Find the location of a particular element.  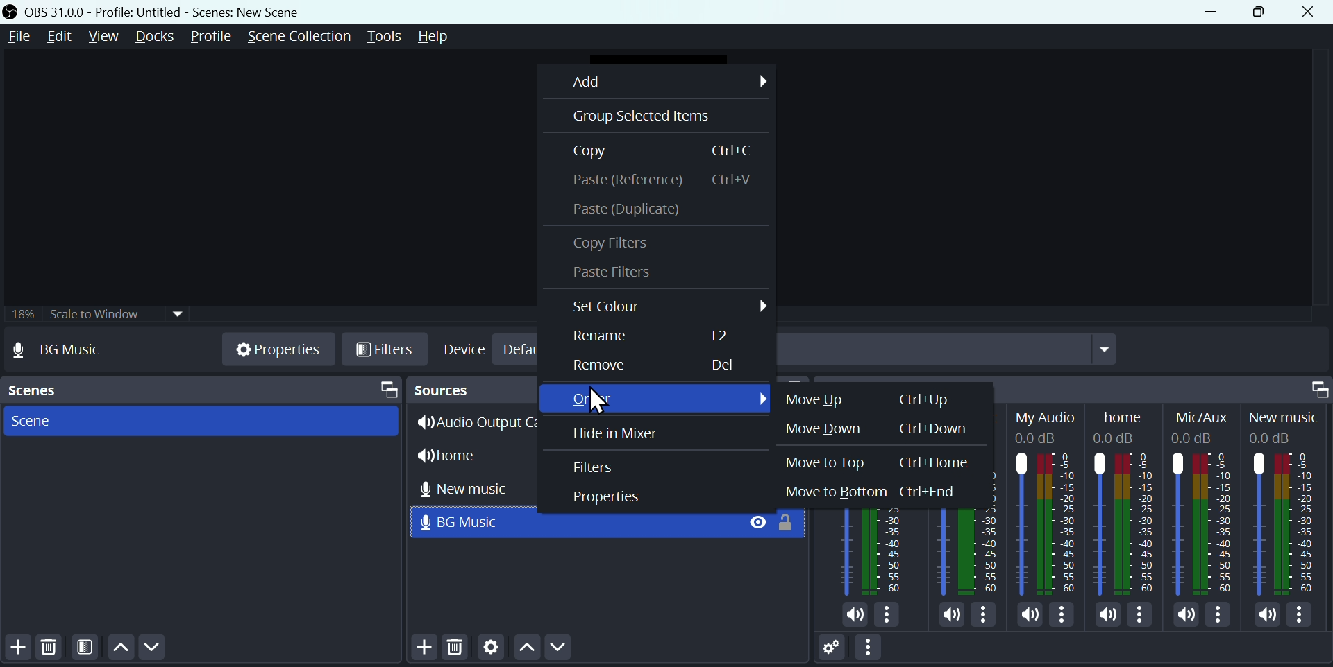

18% is located at coordinates (22, 313).